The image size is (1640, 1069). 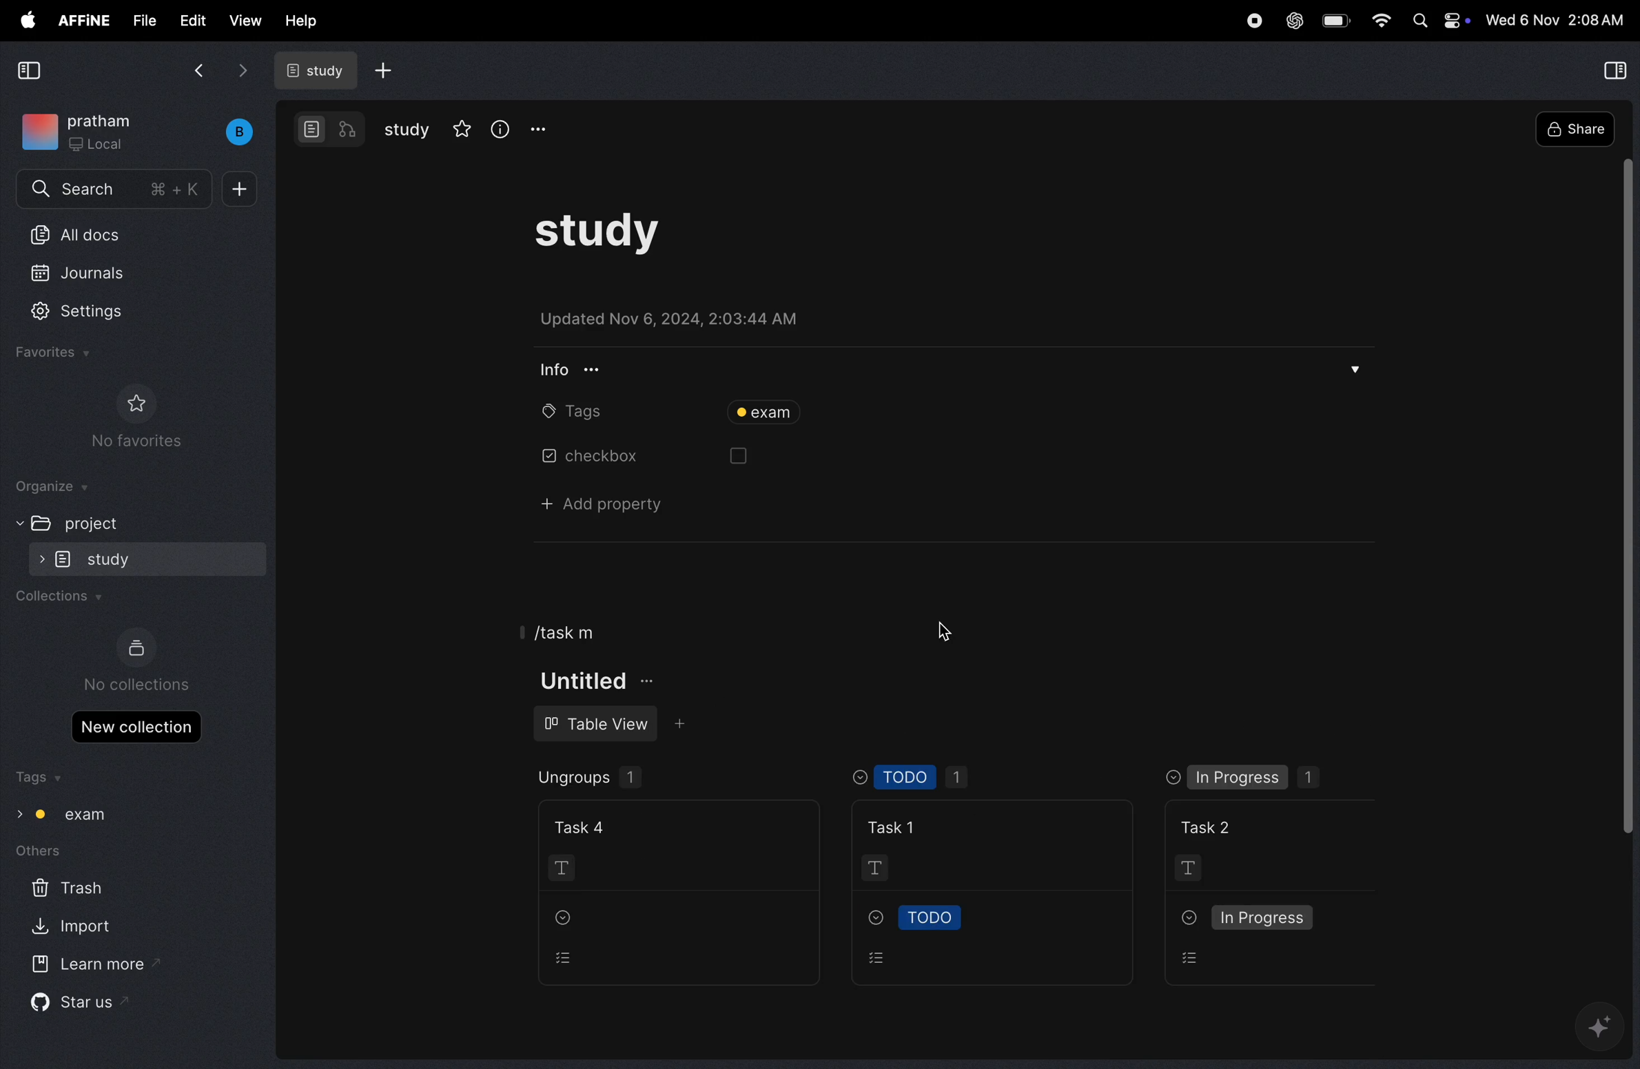 I want to click on collapse view, so click(x=1615, y=68).